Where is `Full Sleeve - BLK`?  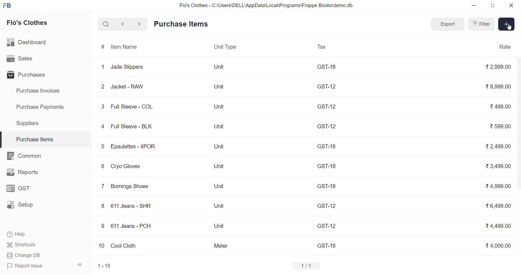
Full Sleeve - BLK is located at coordinates (131, 127).